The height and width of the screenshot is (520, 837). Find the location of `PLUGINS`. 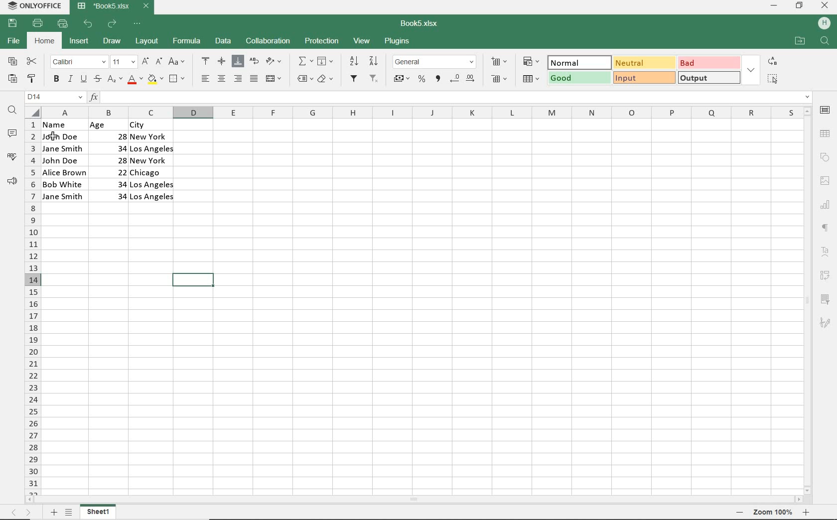

PLUGINS is located at coordinates (398, 42).